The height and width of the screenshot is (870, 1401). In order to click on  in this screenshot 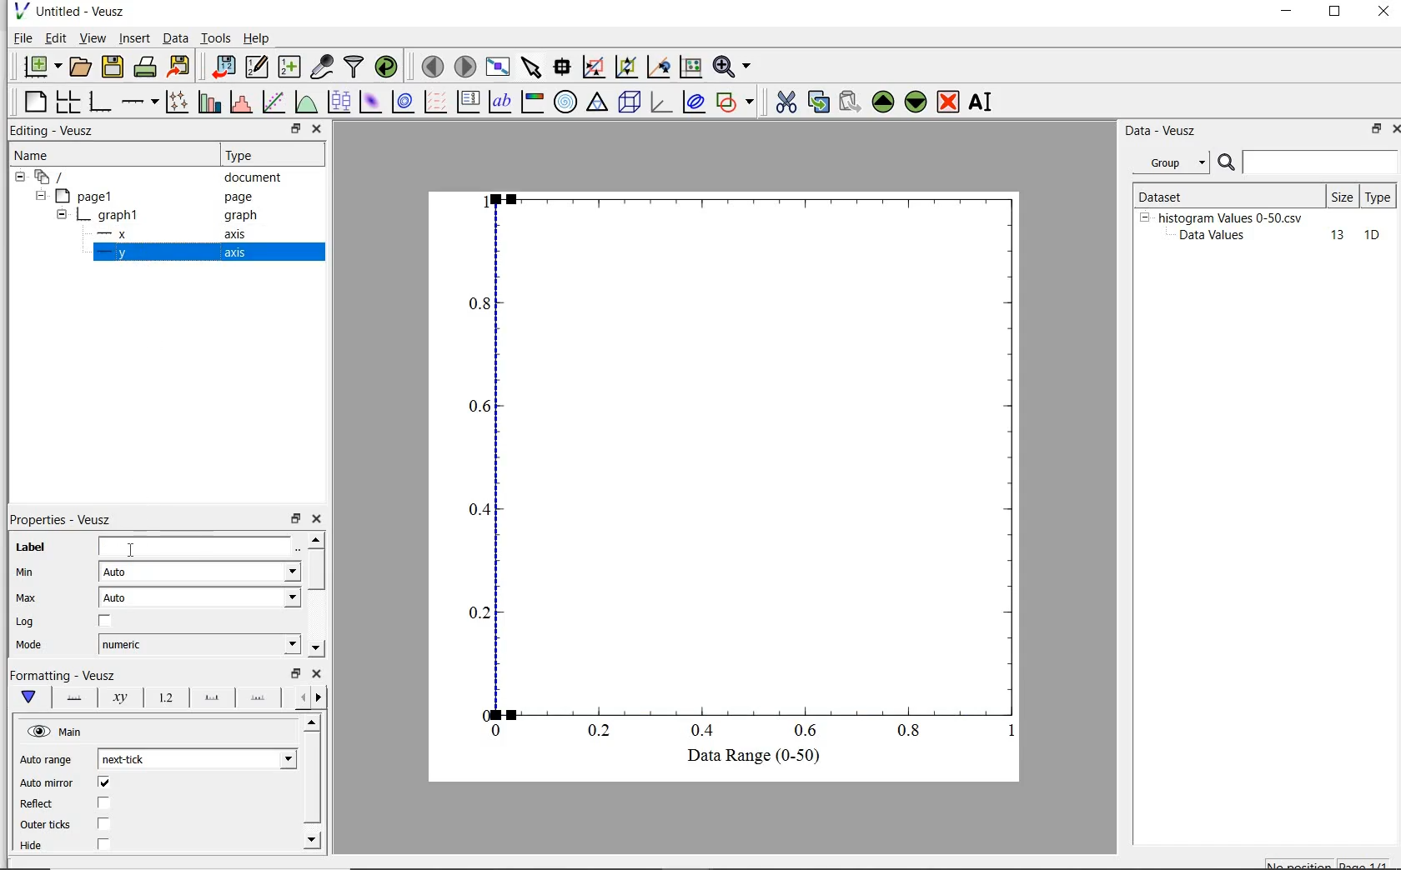, I will do `click(242, 216)`.